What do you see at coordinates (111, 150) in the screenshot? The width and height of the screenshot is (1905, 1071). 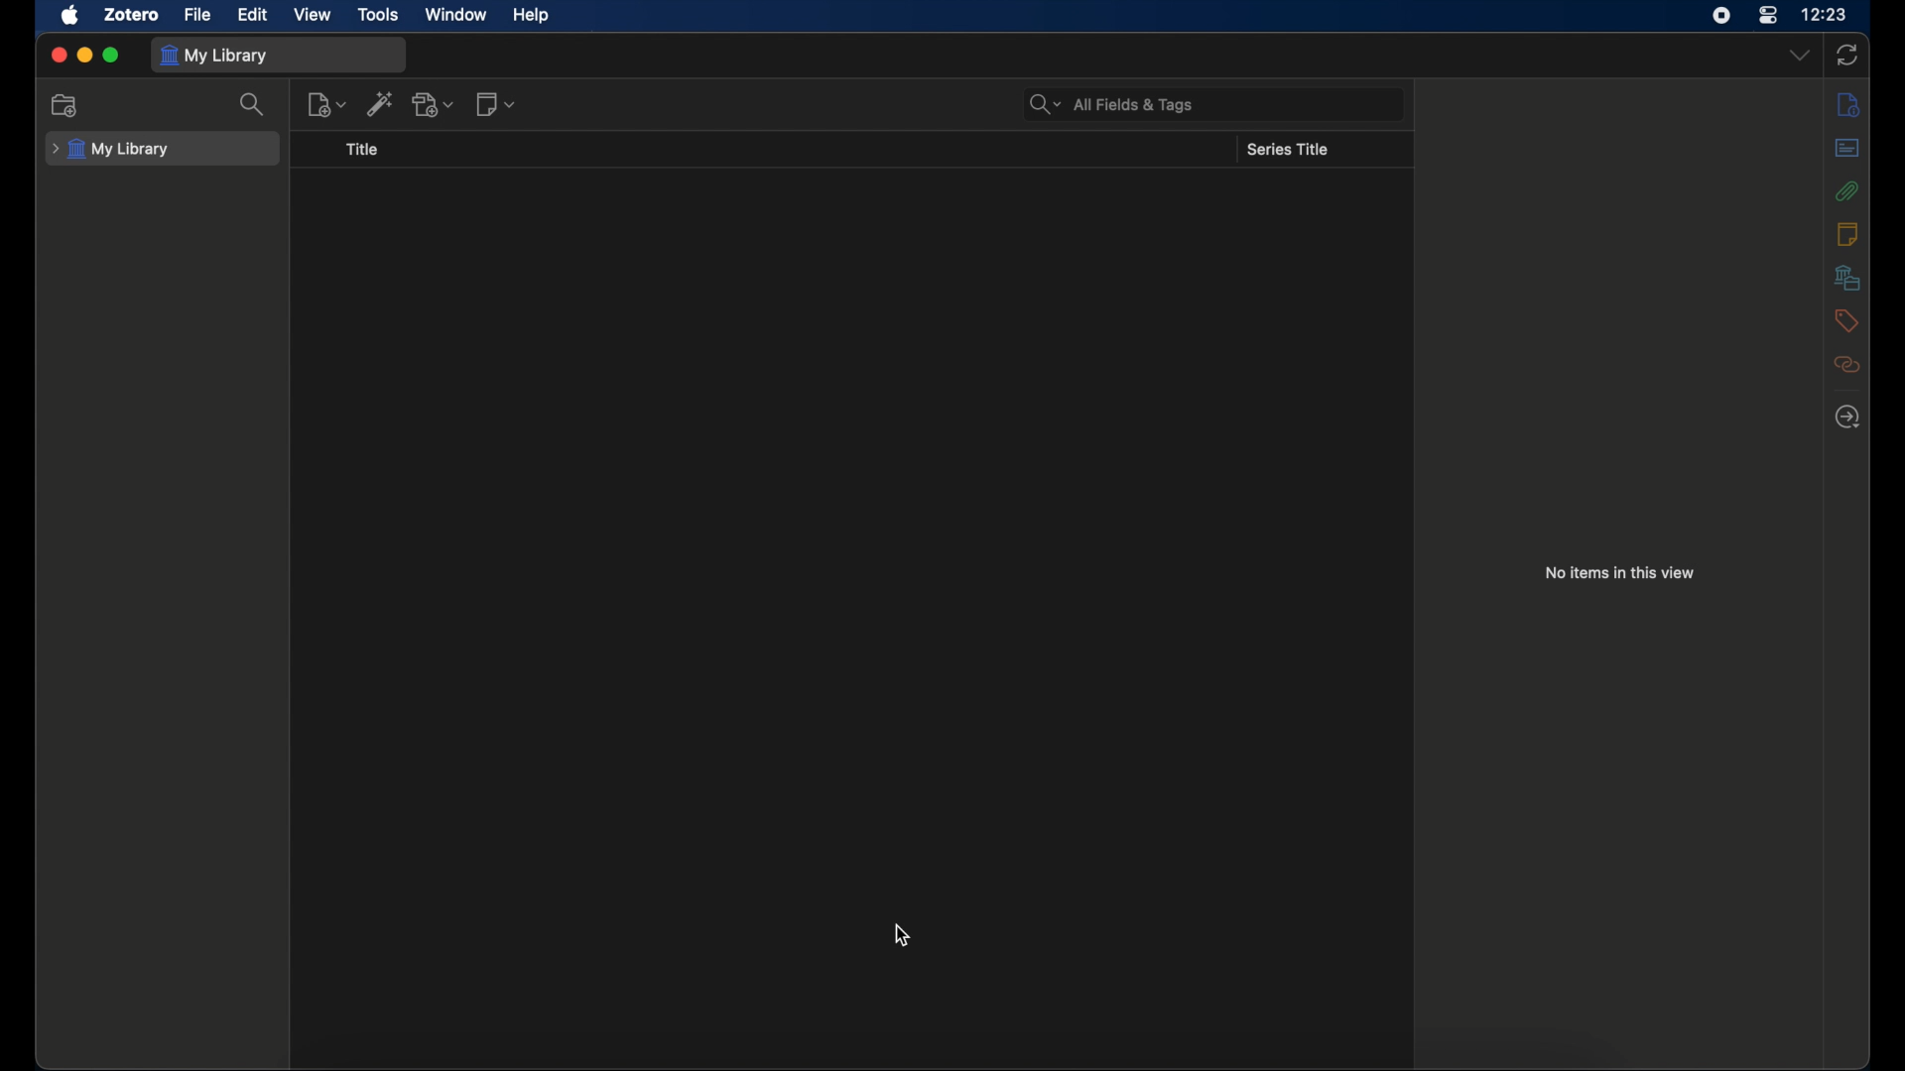 I see `my library` at bounding box center [111, 150].